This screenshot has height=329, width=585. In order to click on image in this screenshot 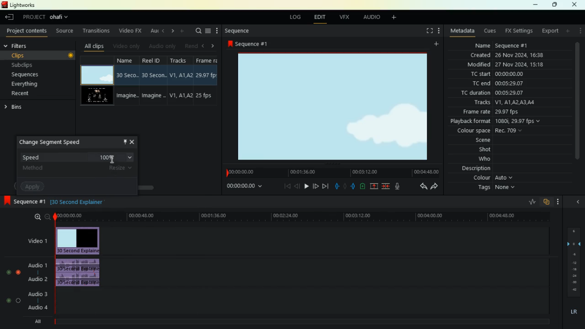, I will do `click(334, 106)`.